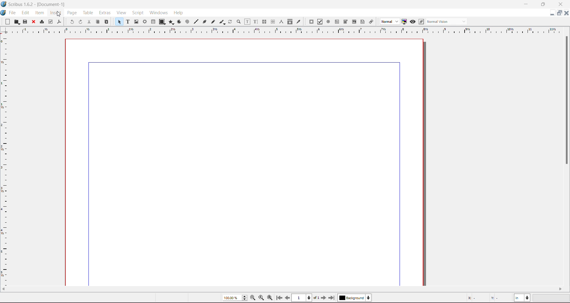 This screenshot has height=303, width=570. Describe the element at coordinates (80, 22) in the screenshot. I see `Redo` at that location.